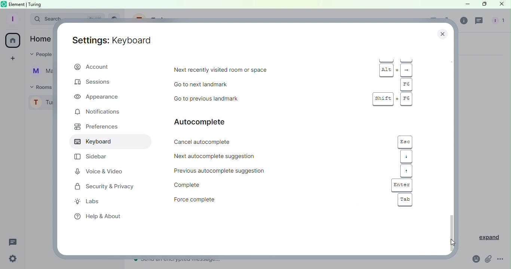  What do you see at coordinates (102, 186) in the screenshot?
I see `Security and privacy` at bounding box center [102, 186].